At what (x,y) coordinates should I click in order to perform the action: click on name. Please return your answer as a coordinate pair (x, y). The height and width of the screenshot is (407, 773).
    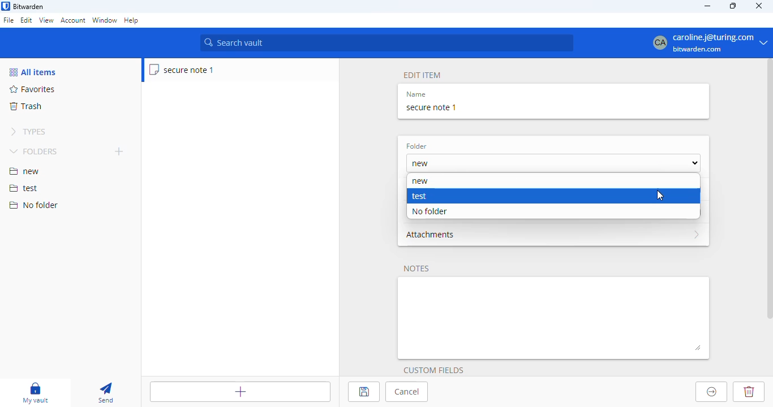
    Looking at the image, I should click on (416, 94).